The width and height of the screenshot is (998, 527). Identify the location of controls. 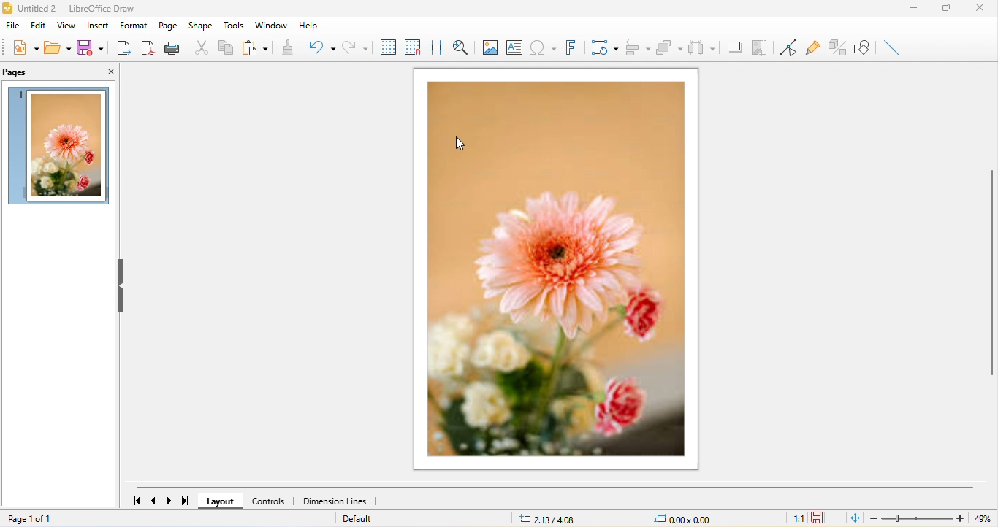
(272, 501).